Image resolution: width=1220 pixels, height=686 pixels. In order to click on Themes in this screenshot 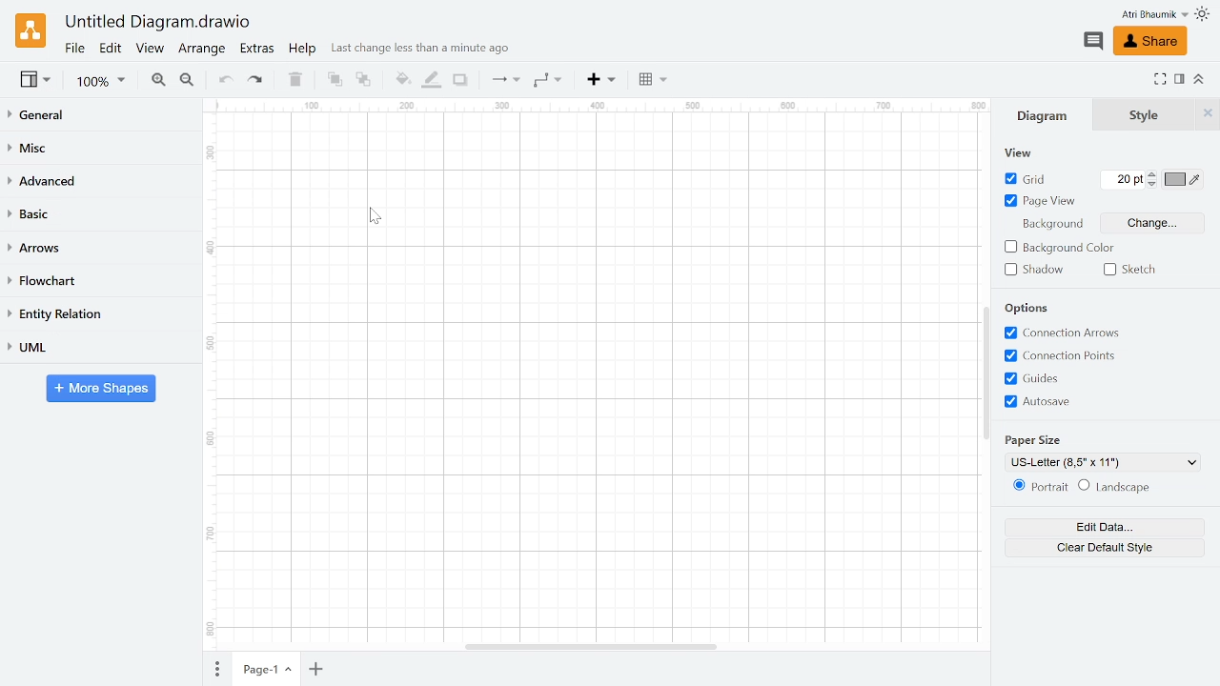, I will do `click(1203, 16)`.